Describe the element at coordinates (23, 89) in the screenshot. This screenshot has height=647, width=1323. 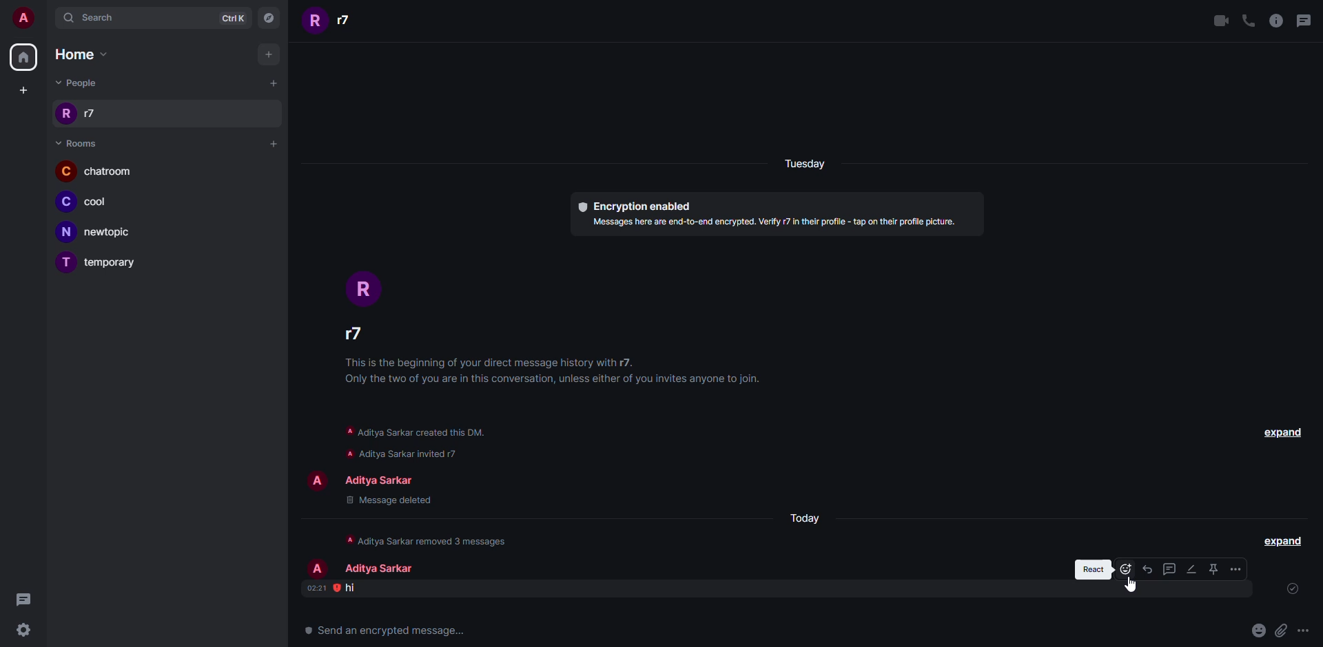
I see `create space` at that location.